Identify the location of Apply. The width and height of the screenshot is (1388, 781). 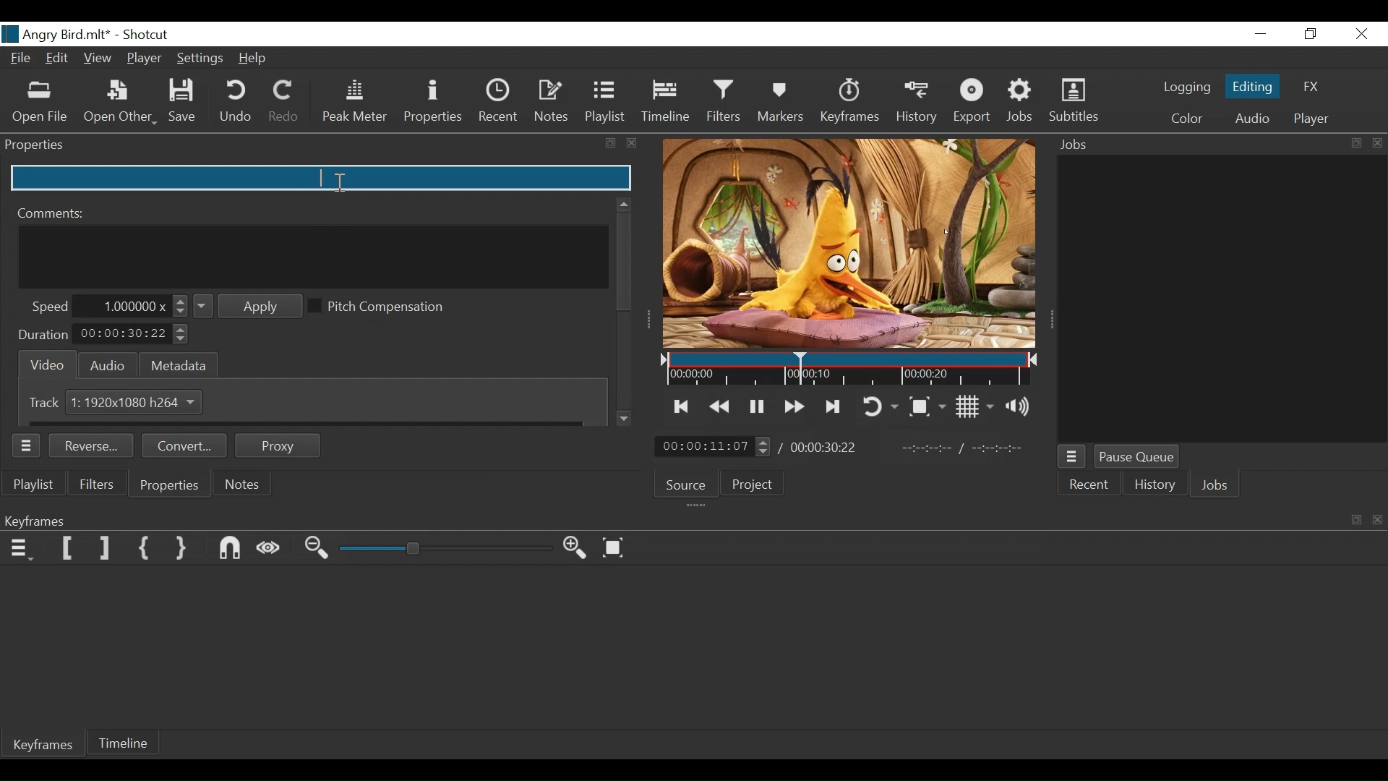
(249, 307).